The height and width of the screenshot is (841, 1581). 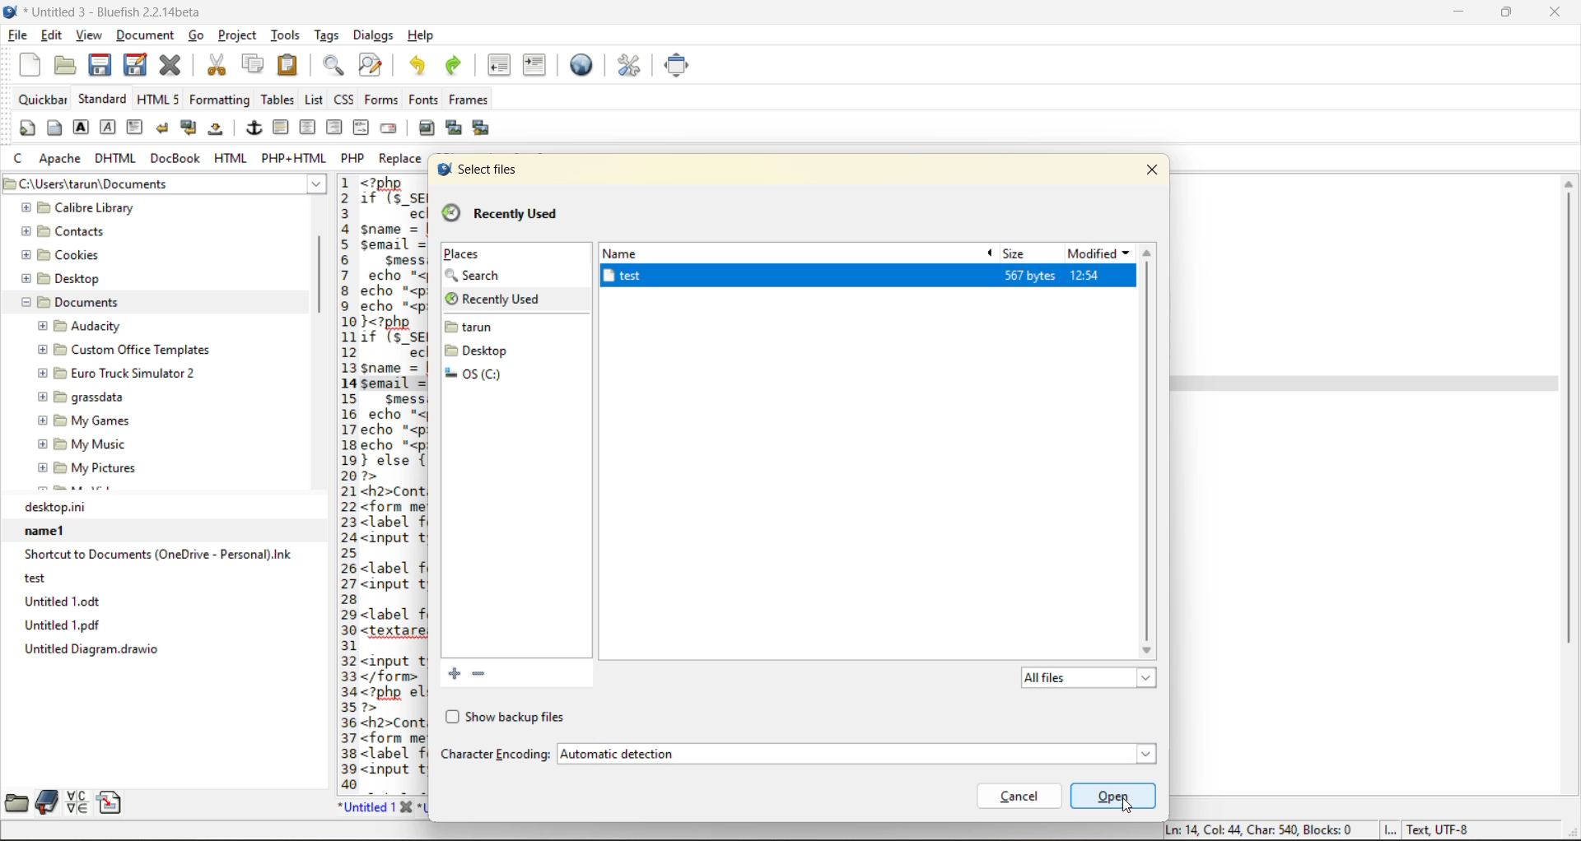 I want to click on untitled 1 tab, so click(x=375, y=806).